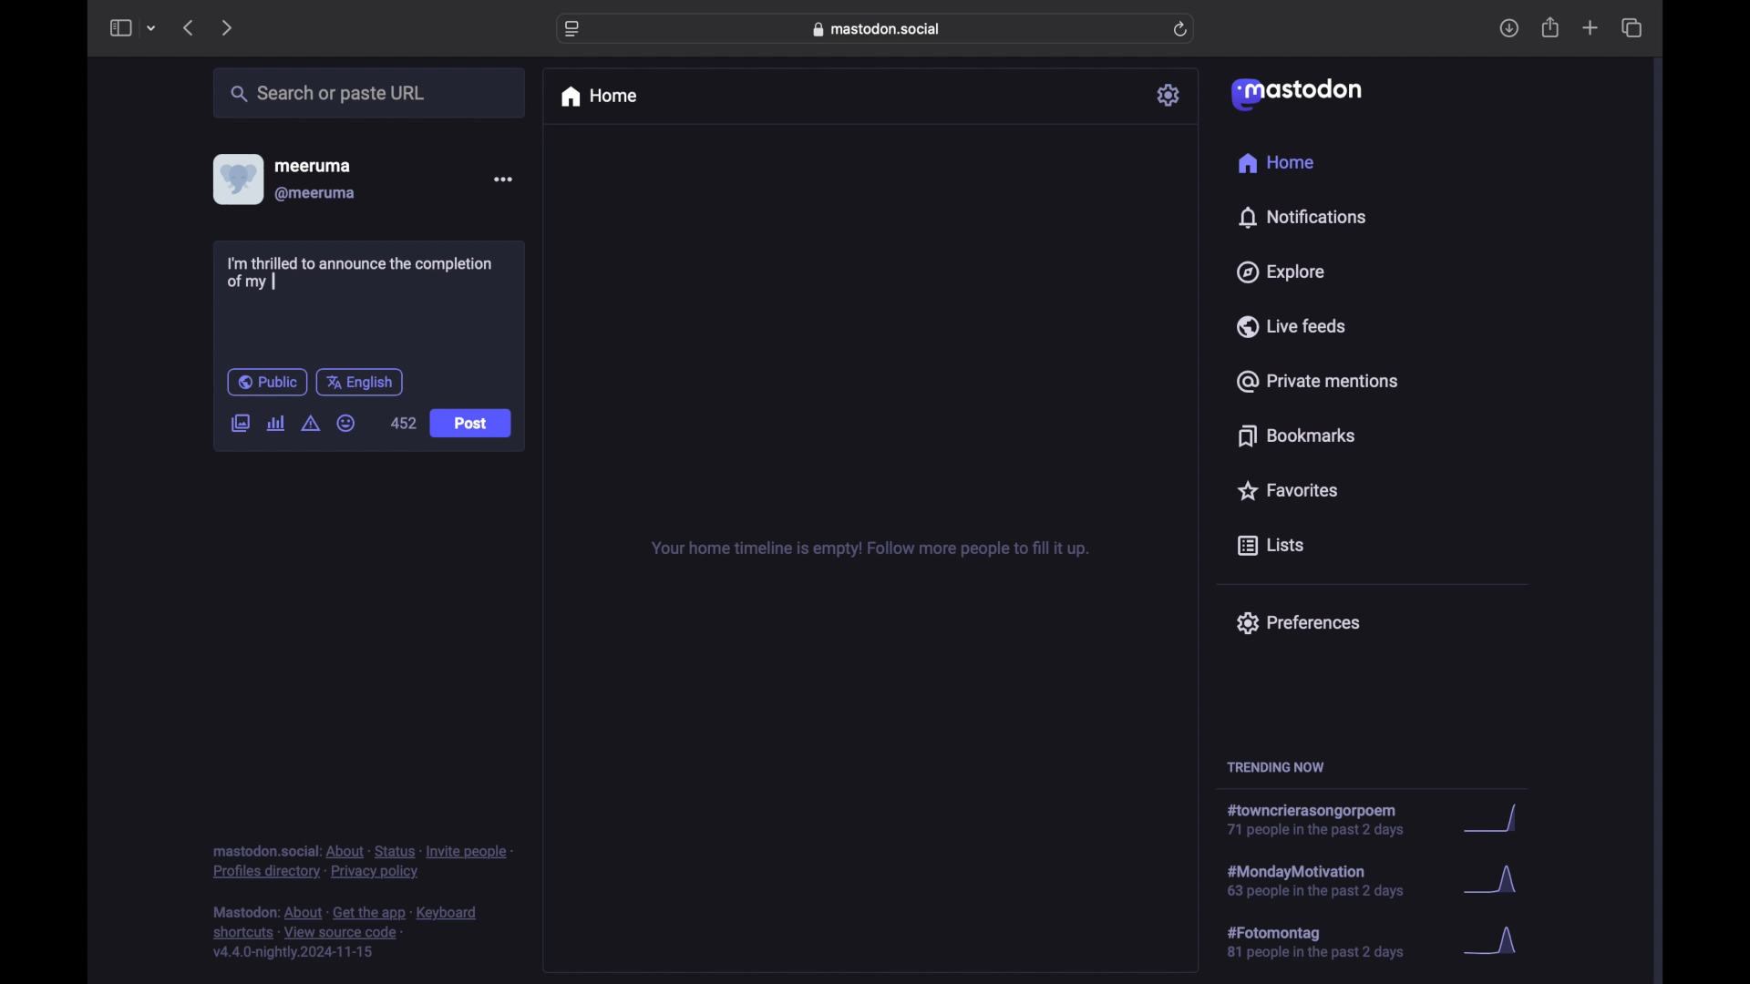 The height and width of the screenshot is (984, 1750). I want to click on hashtag  trend, so click(1333, 879).